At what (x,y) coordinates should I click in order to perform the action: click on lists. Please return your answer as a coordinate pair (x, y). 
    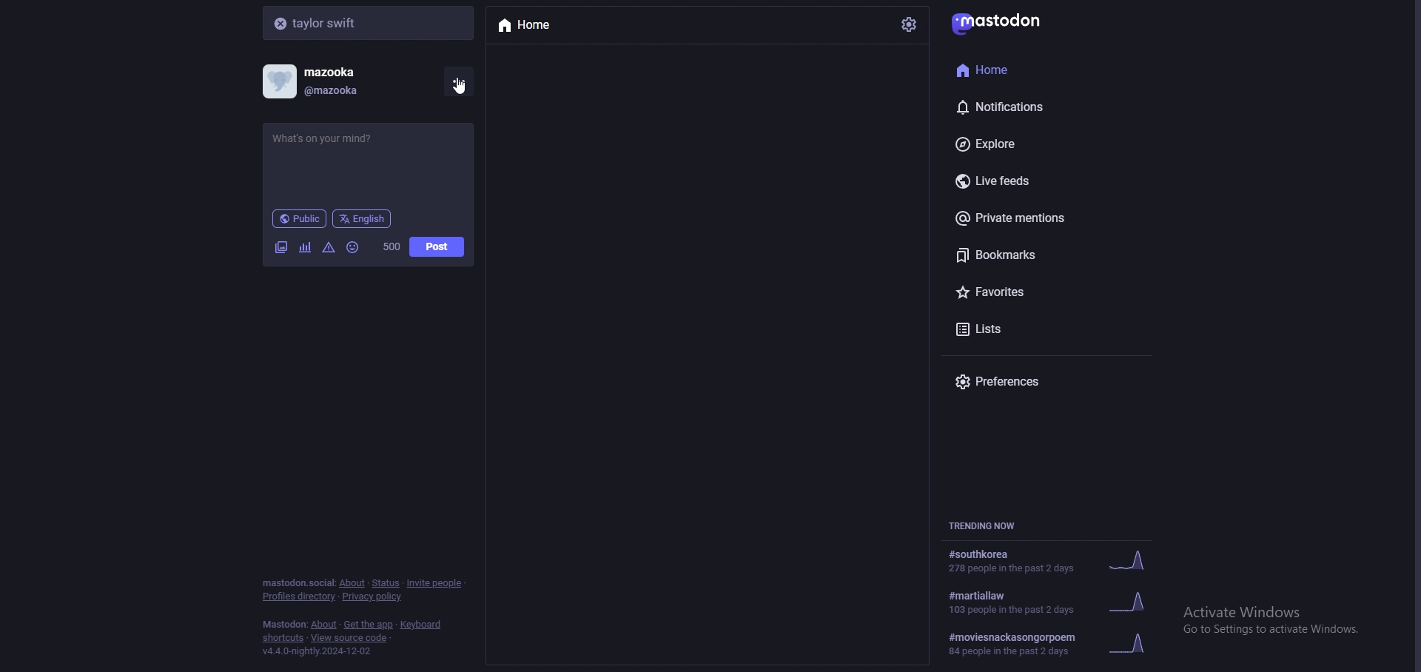
    Looking at the image, I should click on (1040, 329).